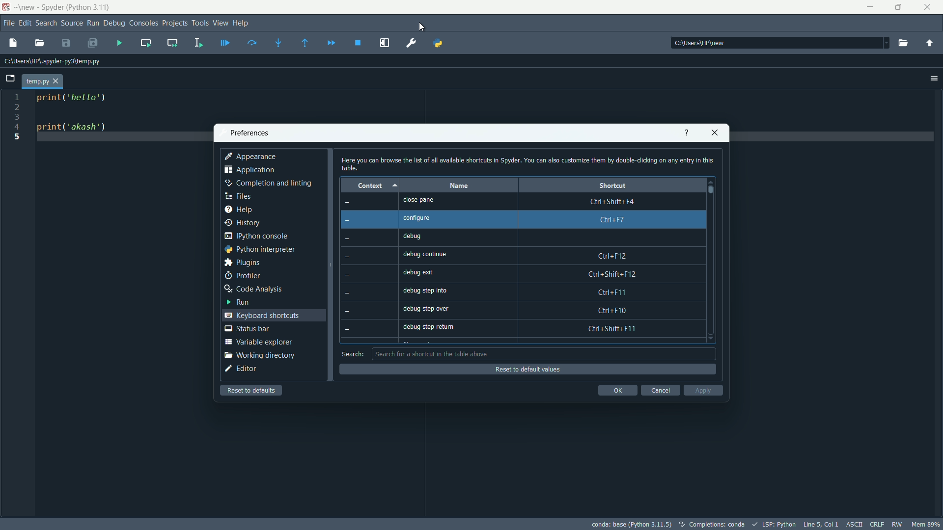  Describe the element at coordinates (119, 43) in the screenshot. I see `debug file` at that location.